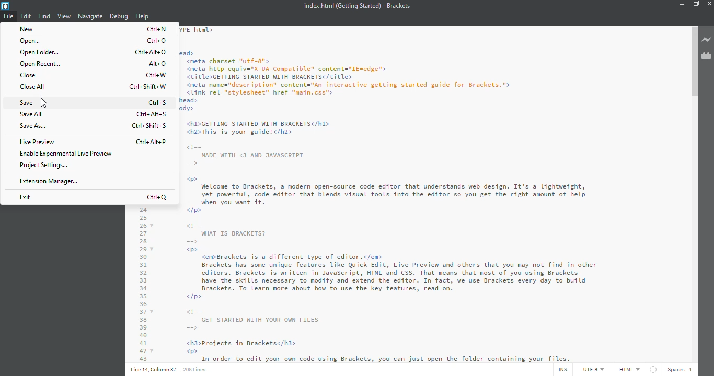  What do you see at coordinates (39, 126) in the screenshot?
I see `save as` at bounding box center [39, 126].